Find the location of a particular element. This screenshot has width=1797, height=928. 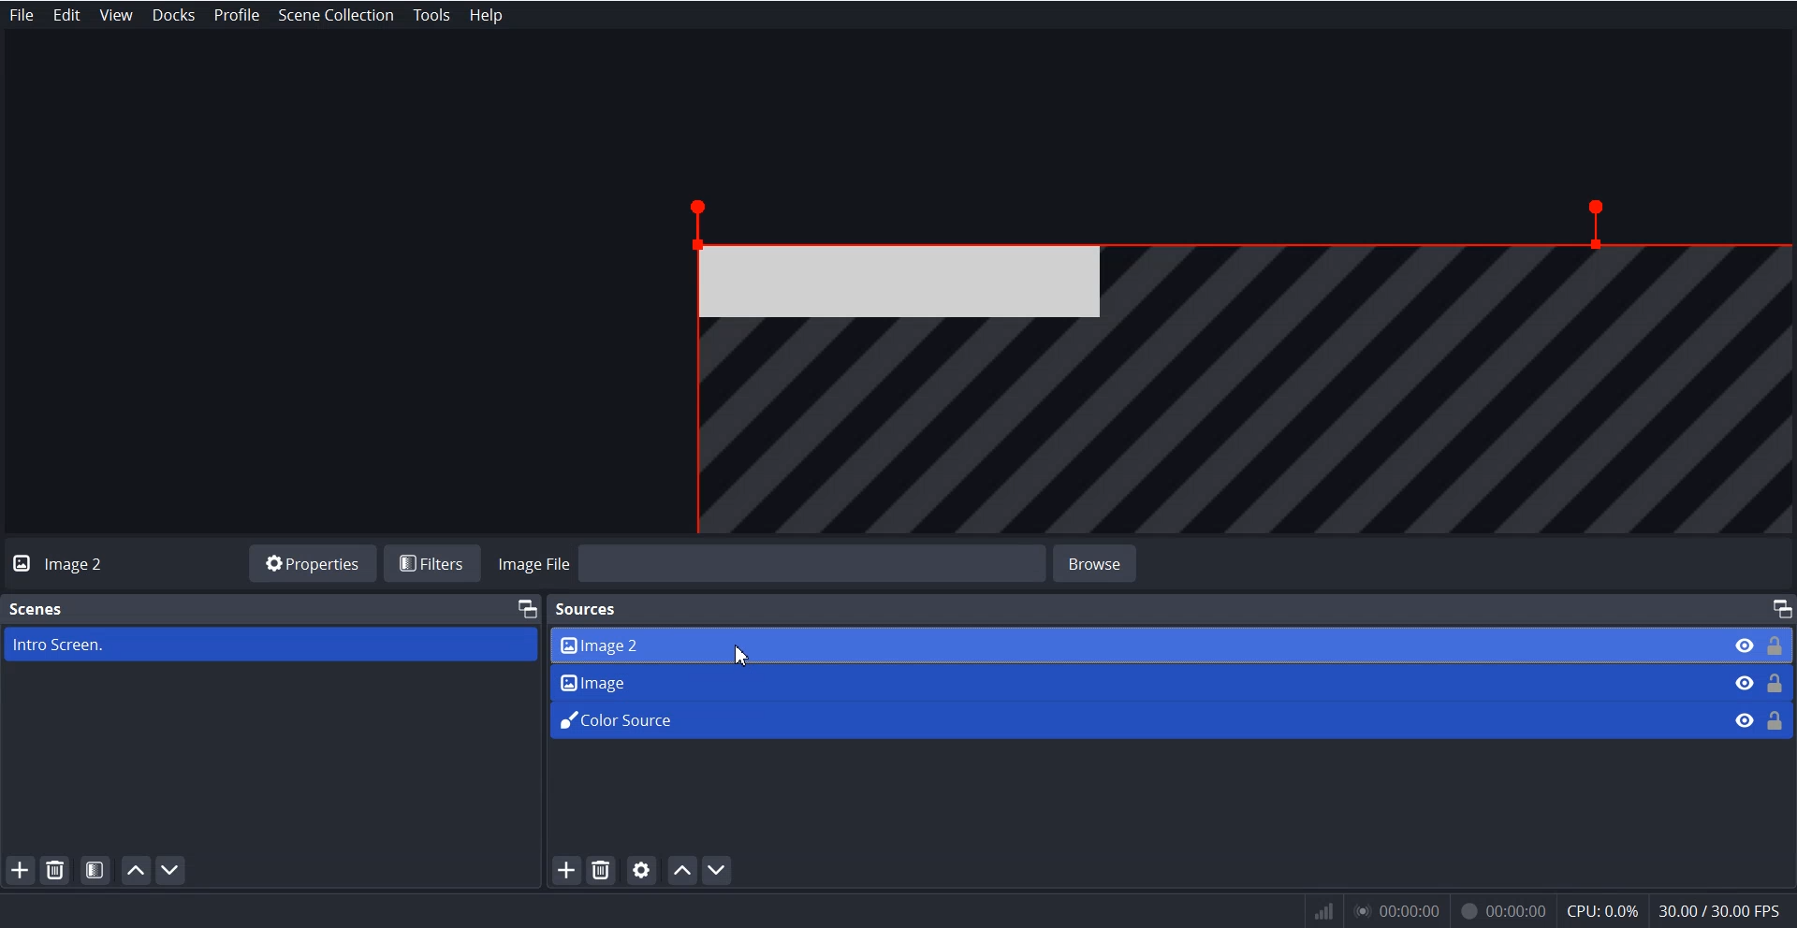

Edit is located at coordinates (67, 15).